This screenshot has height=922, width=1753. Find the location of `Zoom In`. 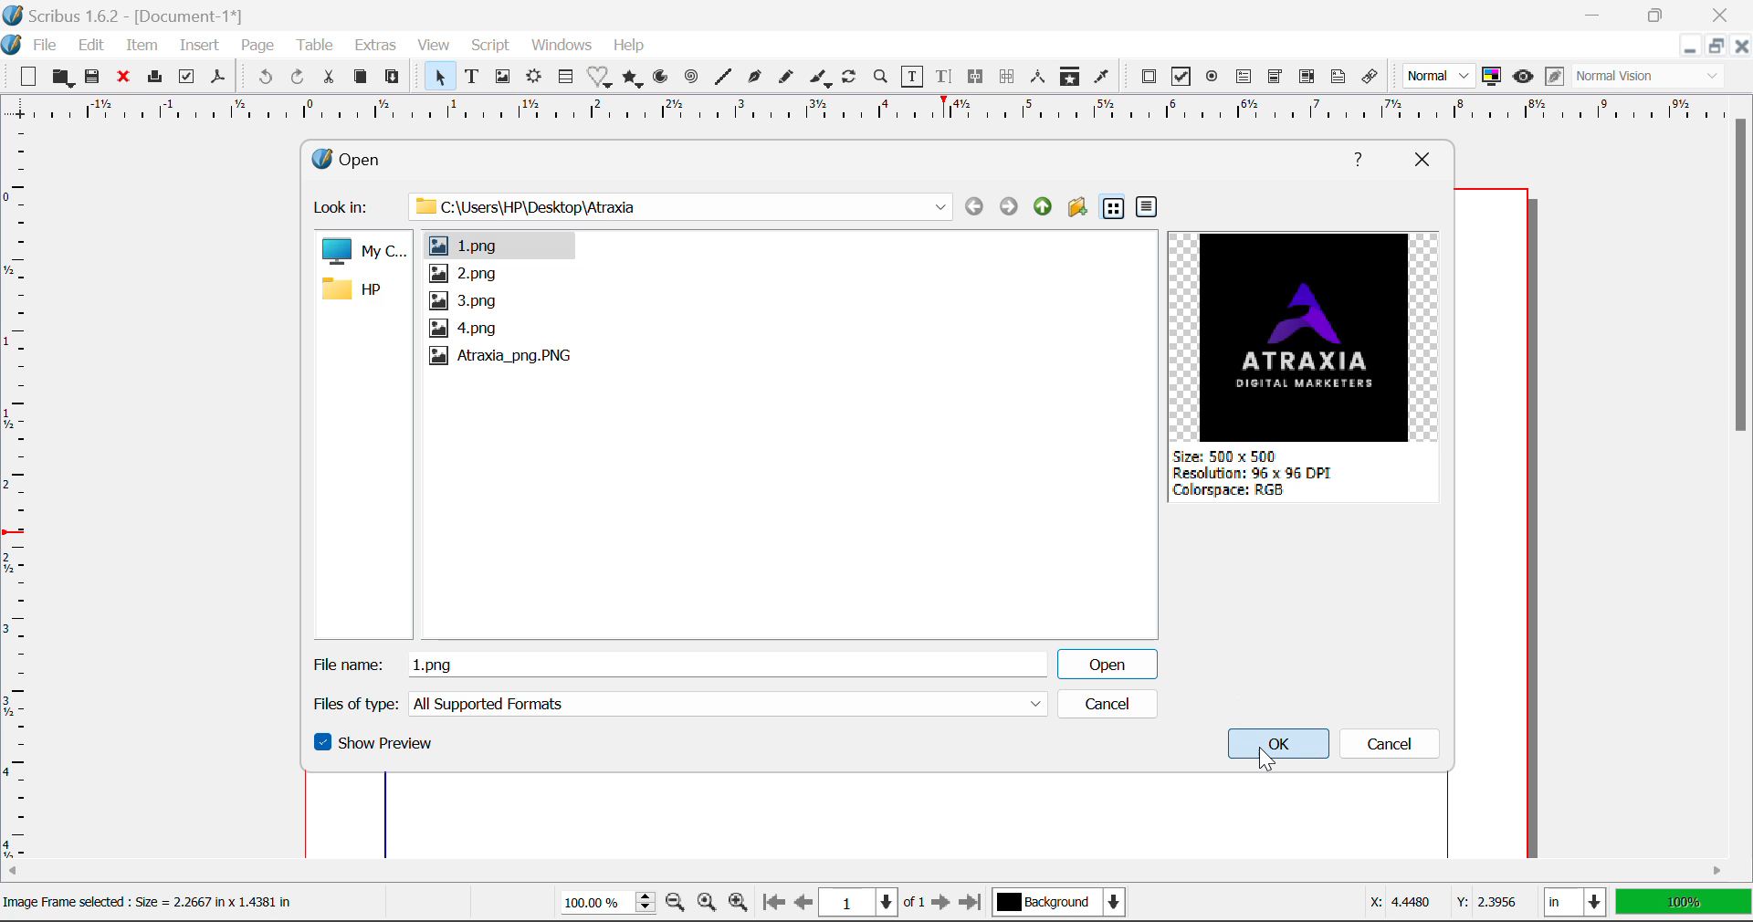

Zoom In is located at coordinates (739, 904).